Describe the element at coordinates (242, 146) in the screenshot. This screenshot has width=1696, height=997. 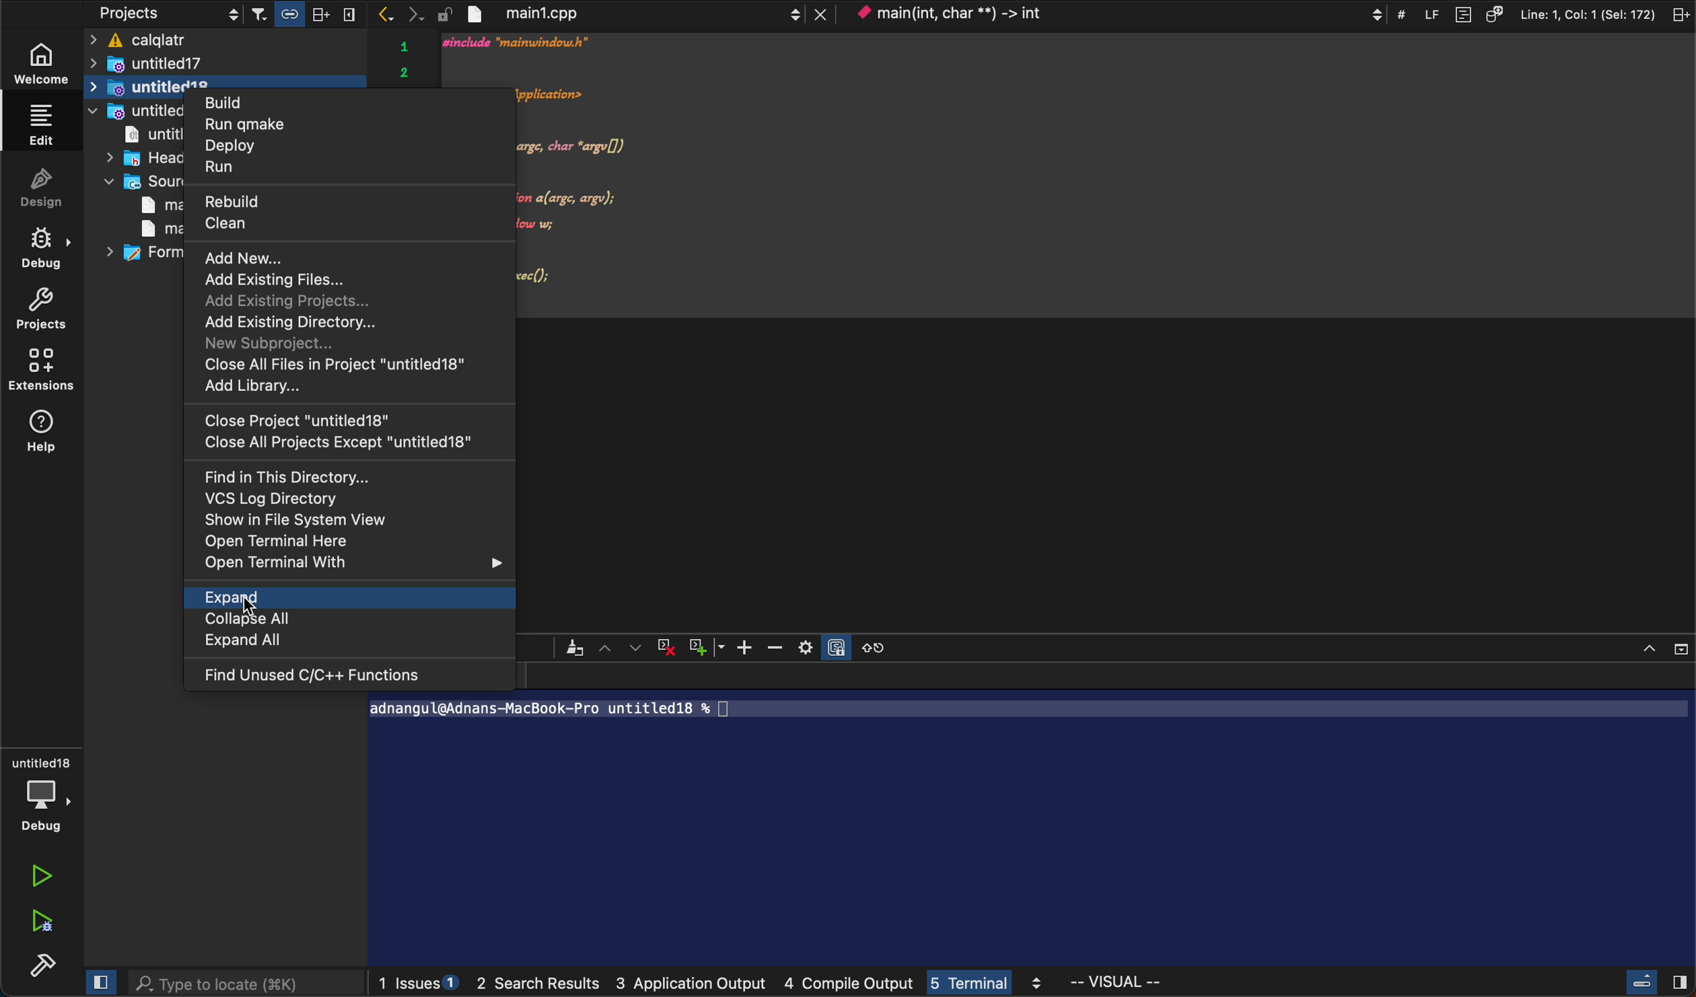
I see `deploy` at that location.